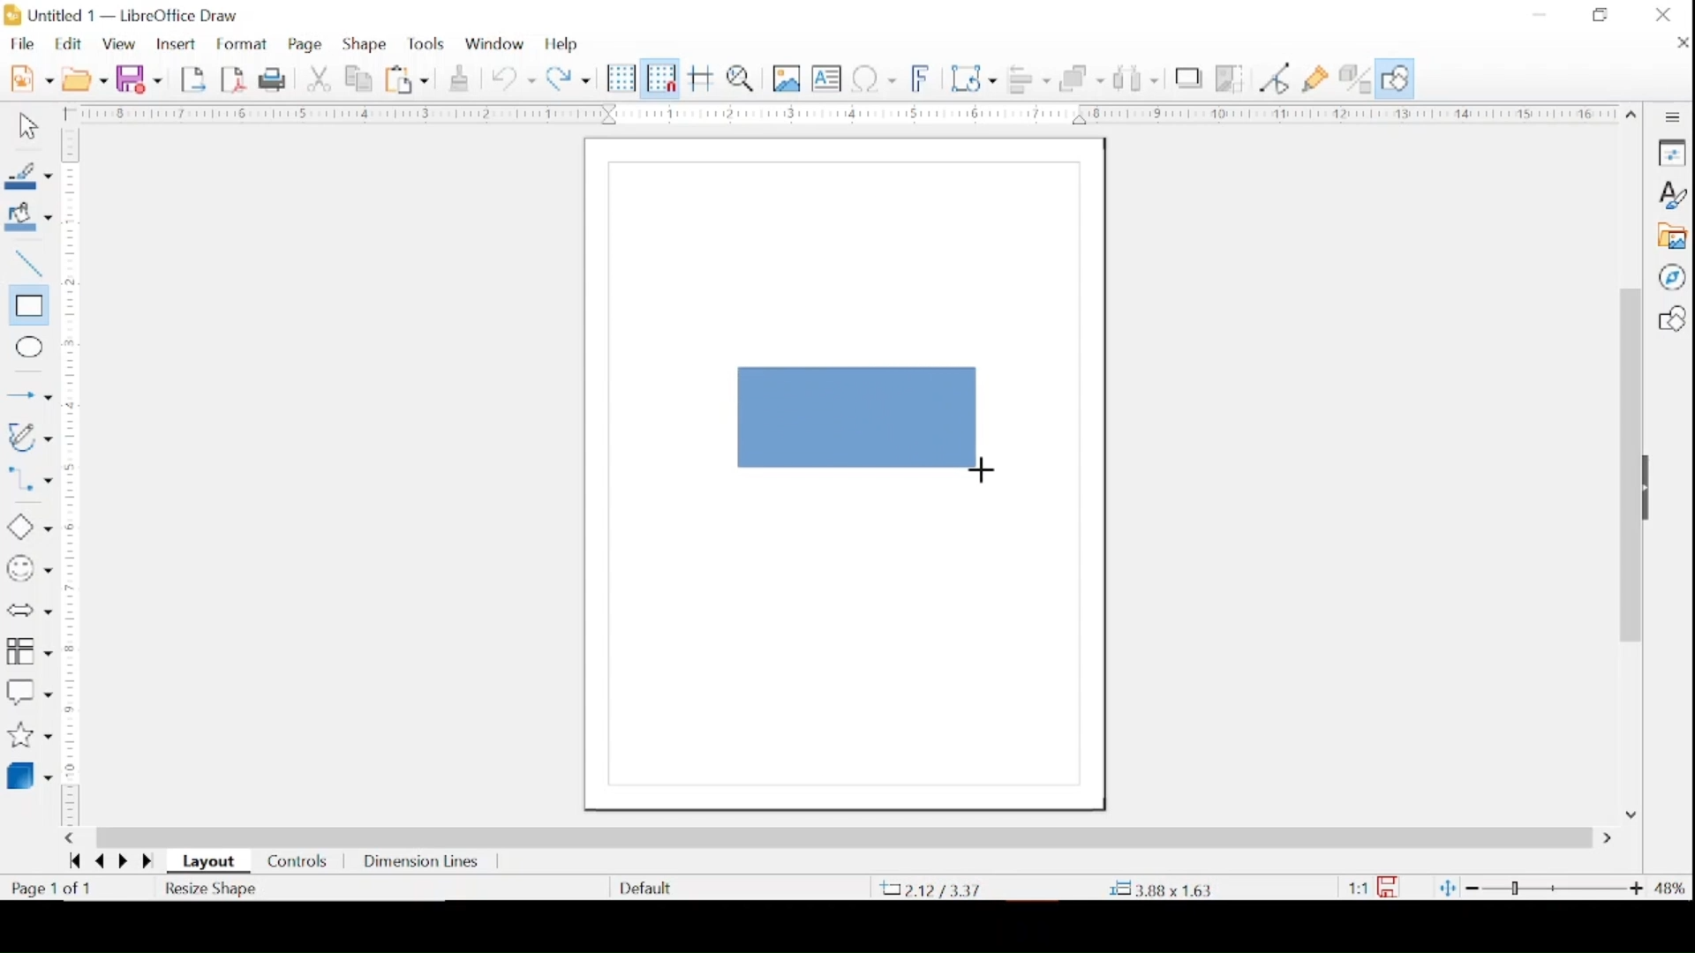 The height and width of the screenshot is (953, 1695). I want to click on show draw functions, so click(1395, 79).